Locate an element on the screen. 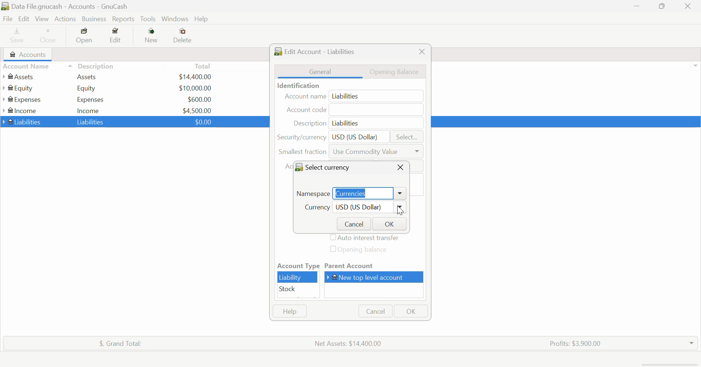  Assets Account is located at coordinates (19, 77).